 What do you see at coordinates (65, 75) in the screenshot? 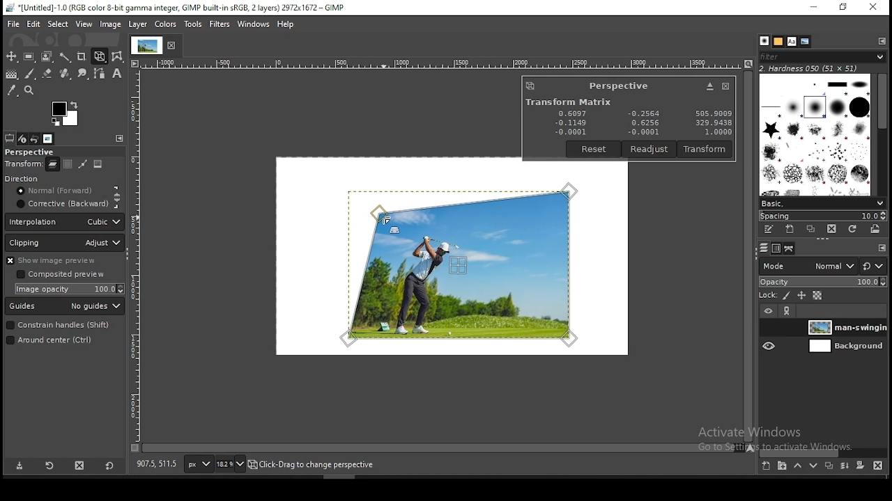
I see `heal tool` at bounding box center [65, 75].